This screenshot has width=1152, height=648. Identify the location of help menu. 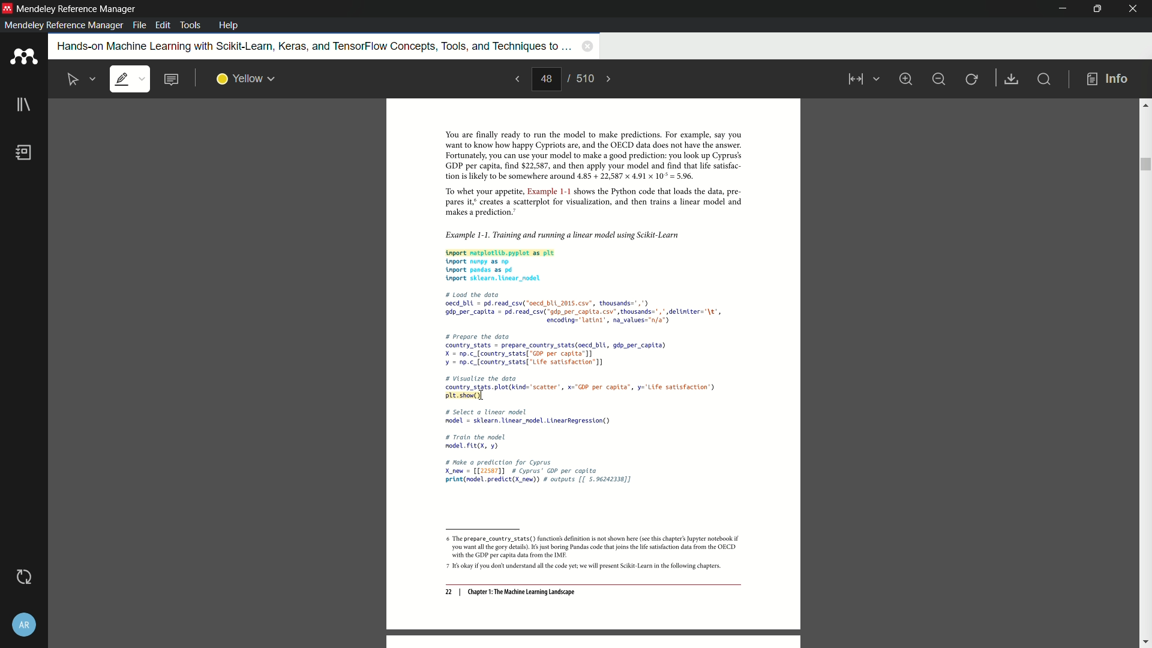
(229, 25).